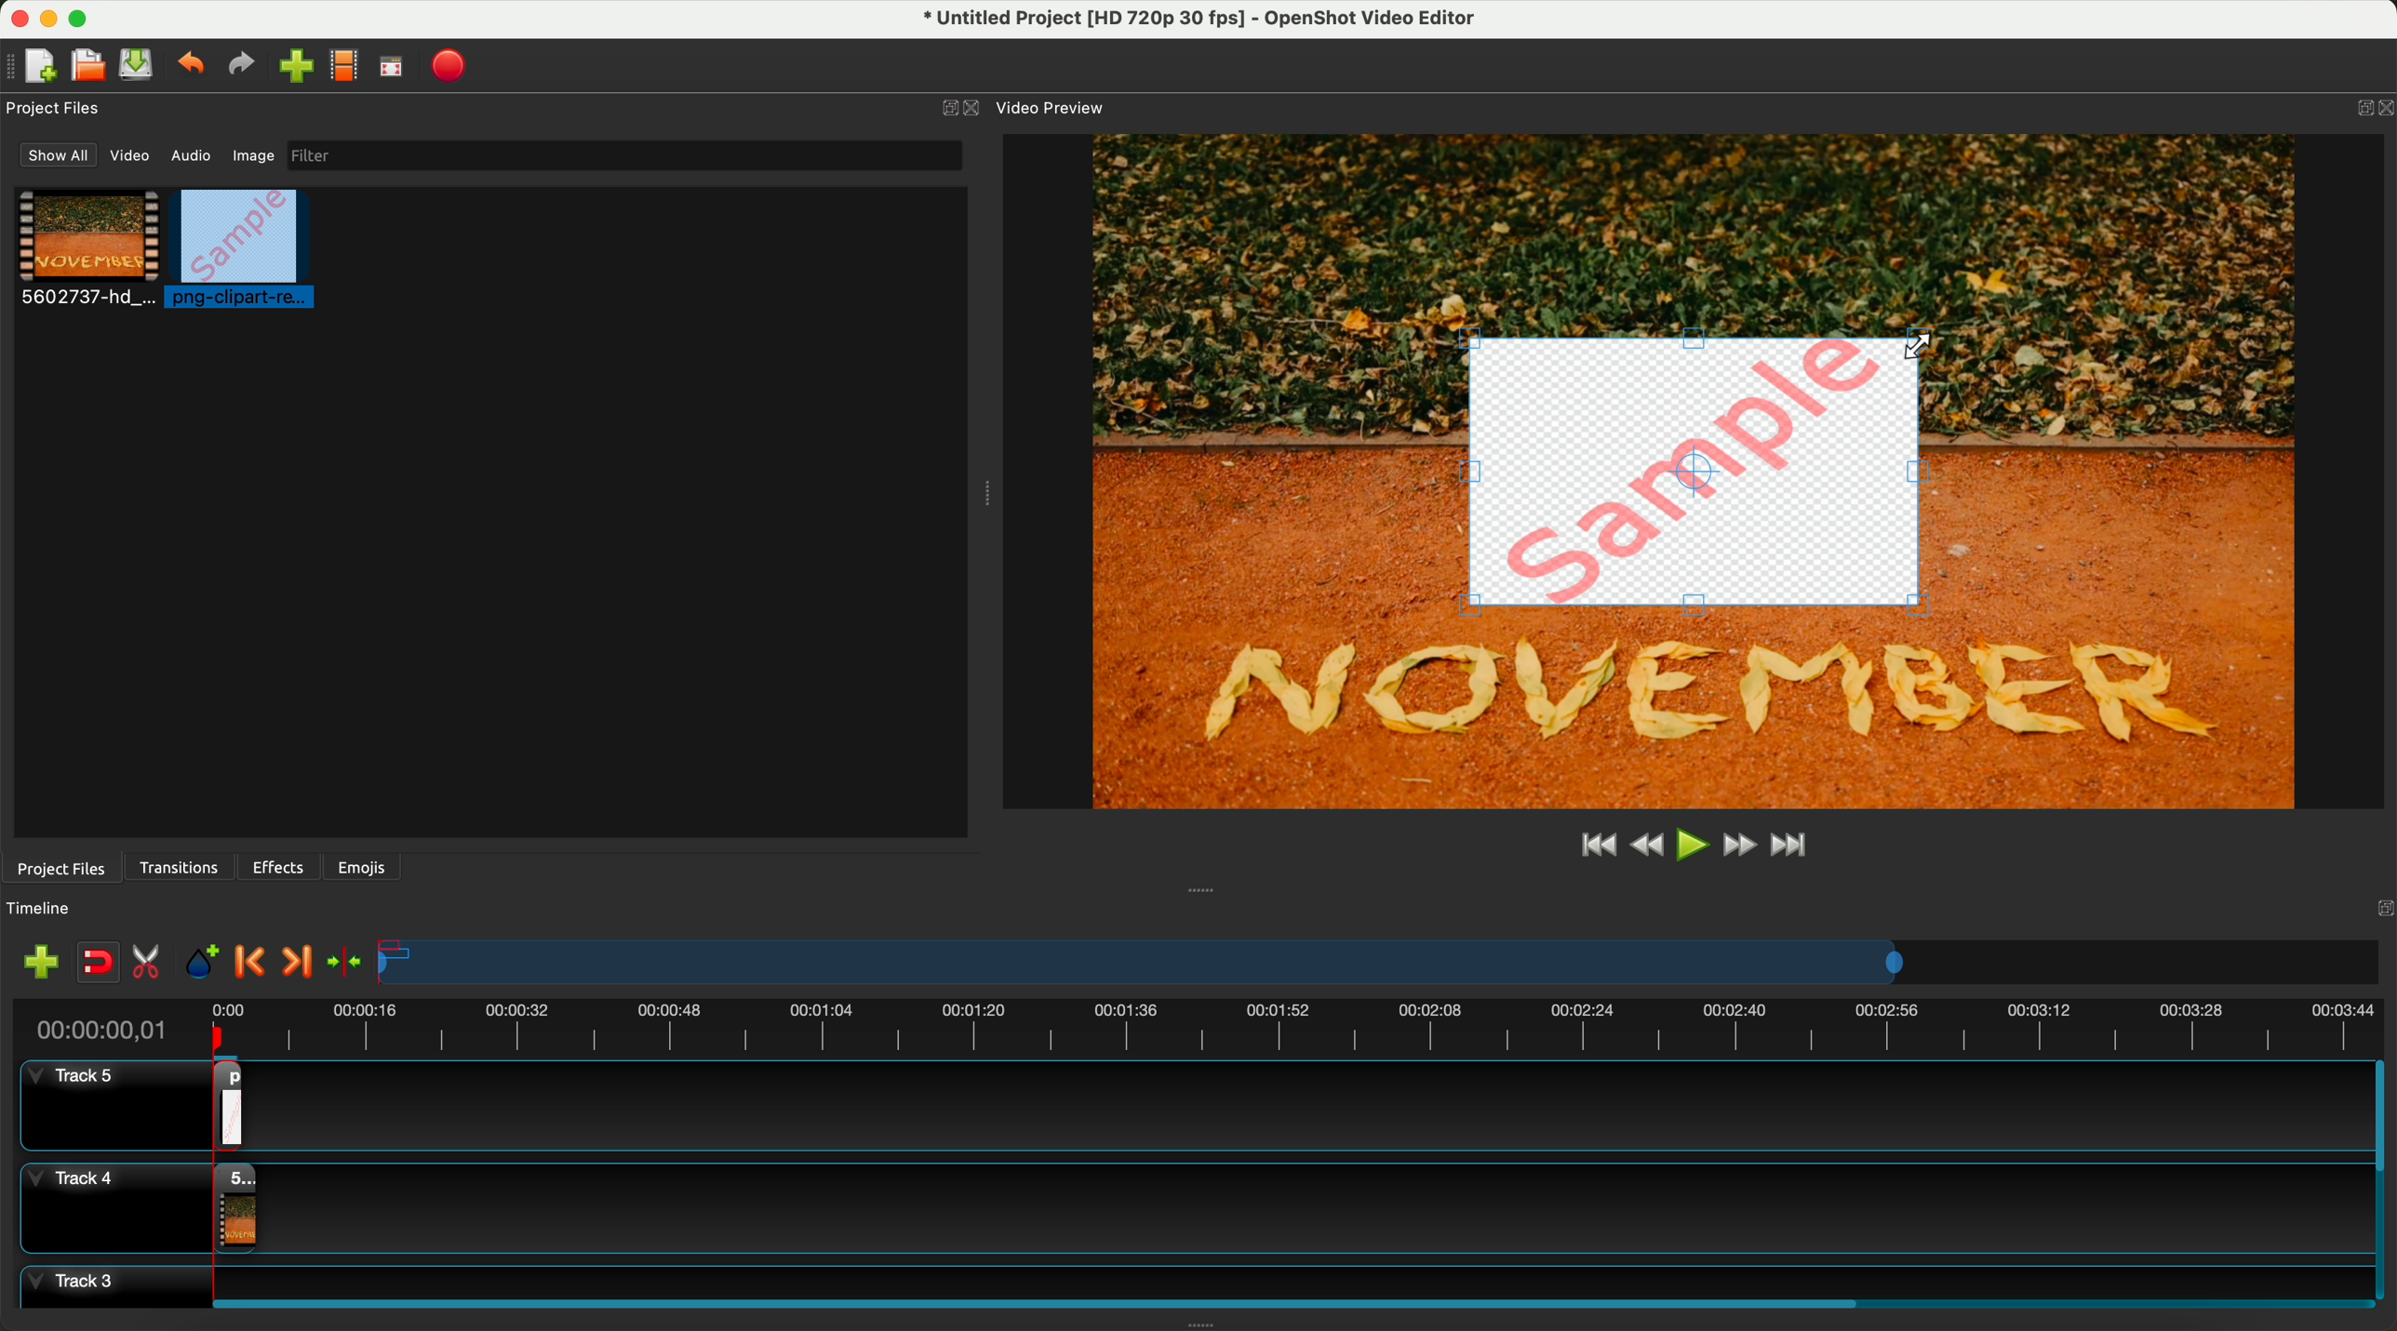 The height and width of the screenshot is (1331, 2397). I want to click on fast foward, so click(1737, 847).